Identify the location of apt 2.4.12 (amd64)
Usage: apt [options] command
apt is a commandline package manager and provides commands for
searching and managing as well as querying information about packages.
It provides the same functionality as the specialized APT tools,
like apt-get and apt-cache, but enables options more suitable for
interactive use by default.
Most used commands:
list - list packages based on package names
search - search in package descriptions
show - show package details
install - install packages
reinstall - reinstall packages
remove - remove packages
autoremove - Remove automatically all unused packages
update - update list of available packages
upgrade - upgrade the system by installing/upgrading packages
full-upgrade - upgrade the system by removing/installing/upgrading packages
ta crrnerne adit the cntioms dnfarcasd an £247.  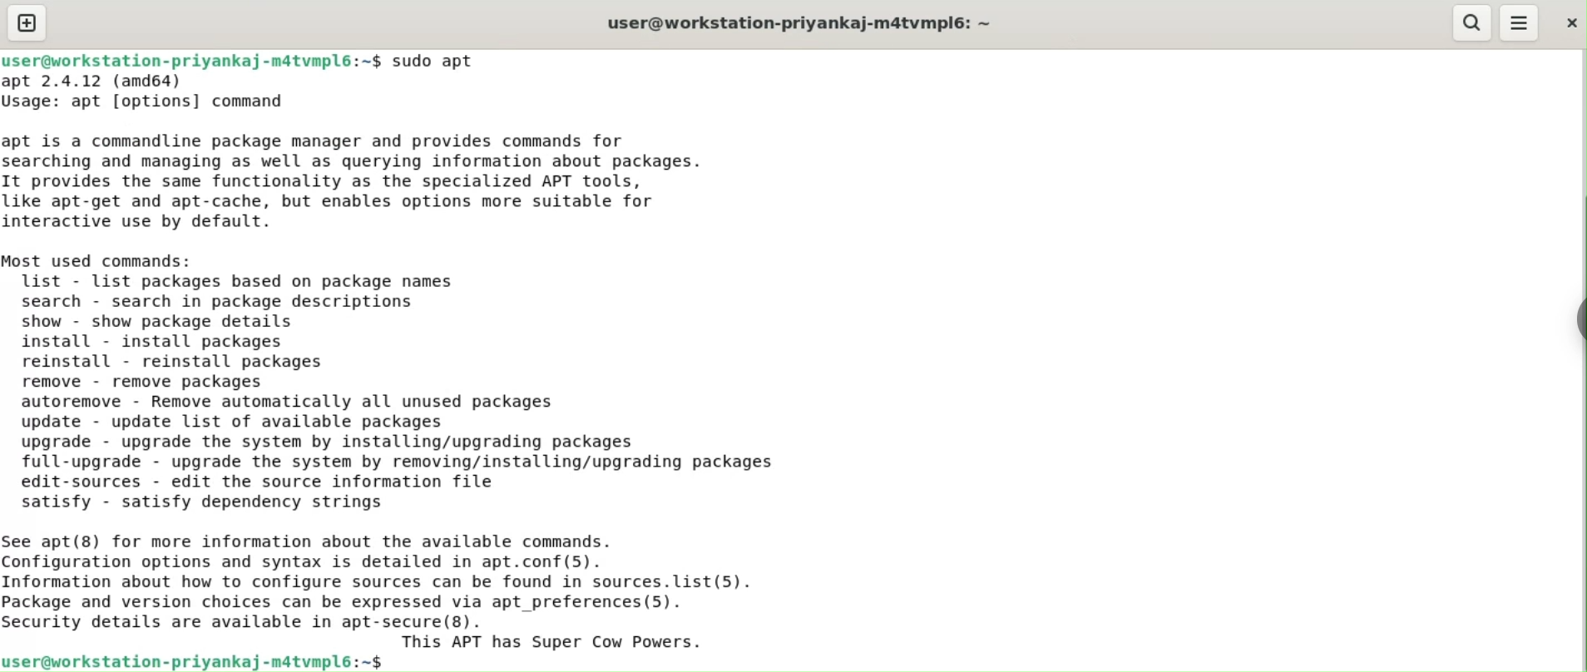
(459, 280).